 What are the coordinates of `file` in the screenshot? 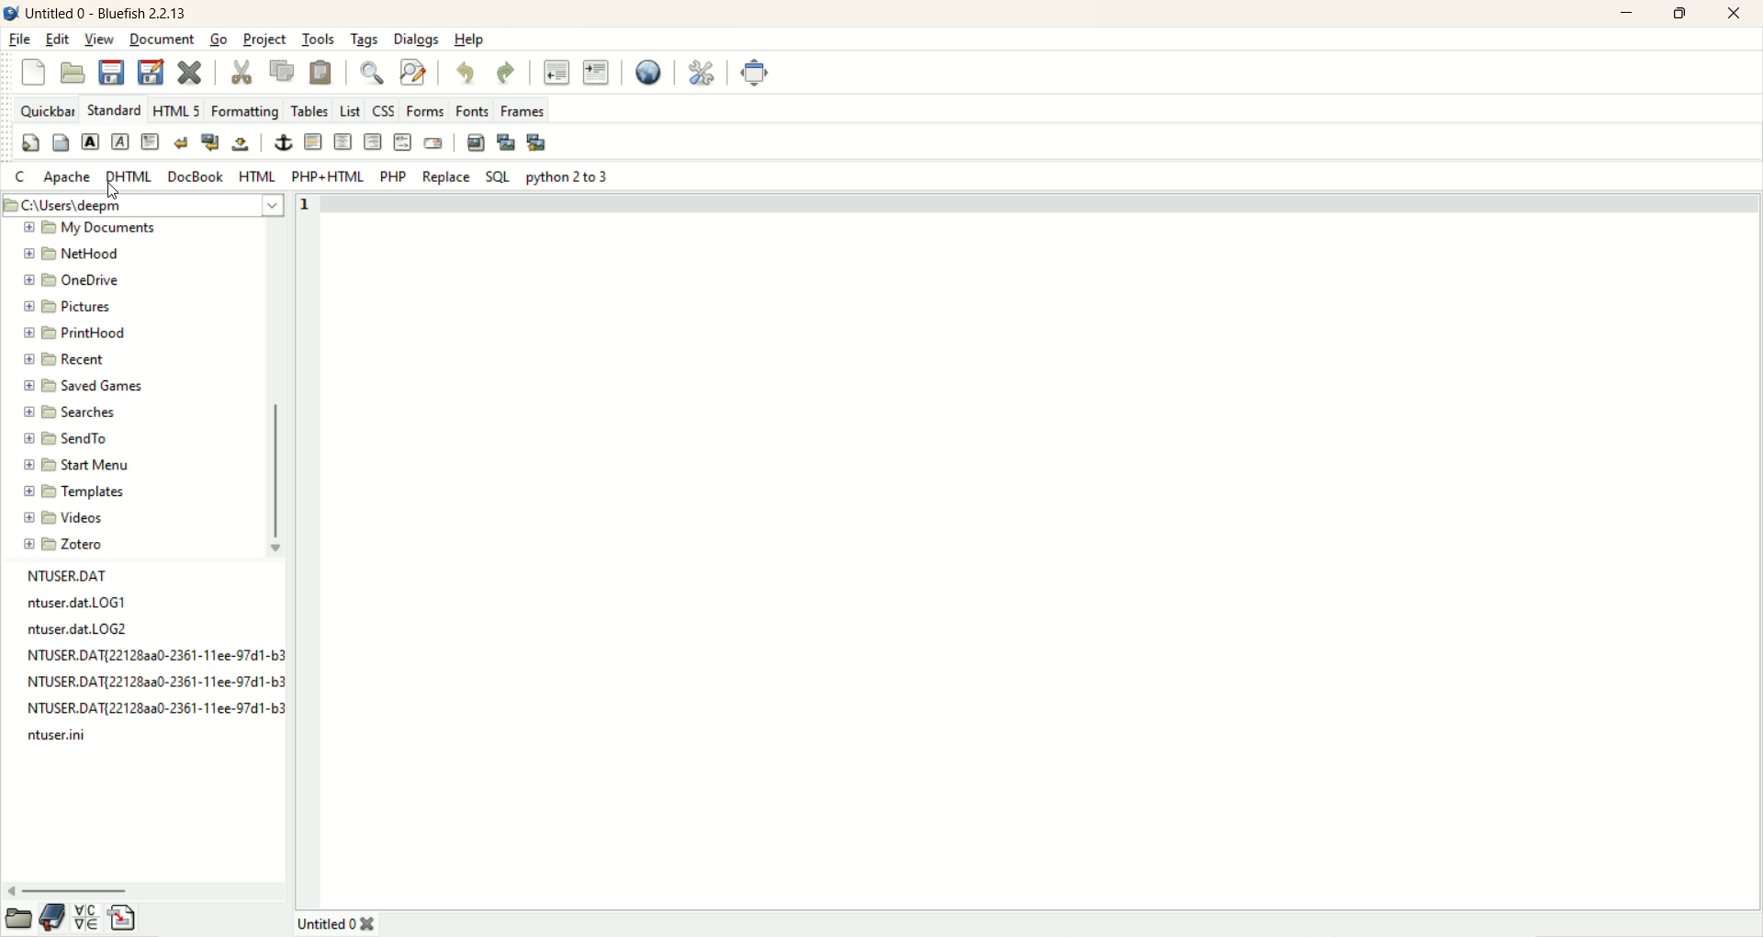 It's located at (21, 40).